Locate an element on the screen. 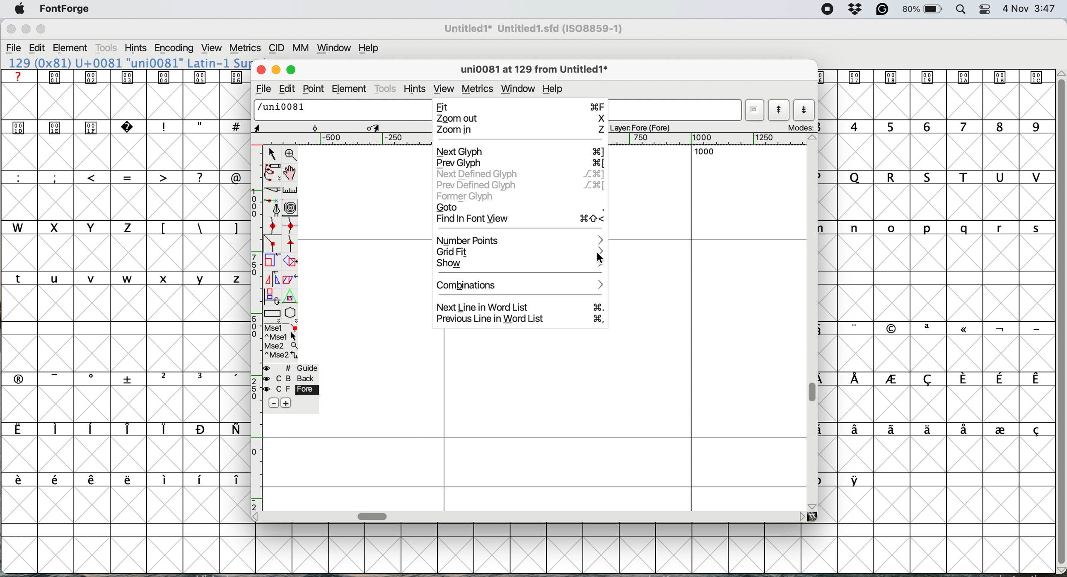 The width and height of the screenshot is (1067, 577). Edit is located at coordinates (37, 48).